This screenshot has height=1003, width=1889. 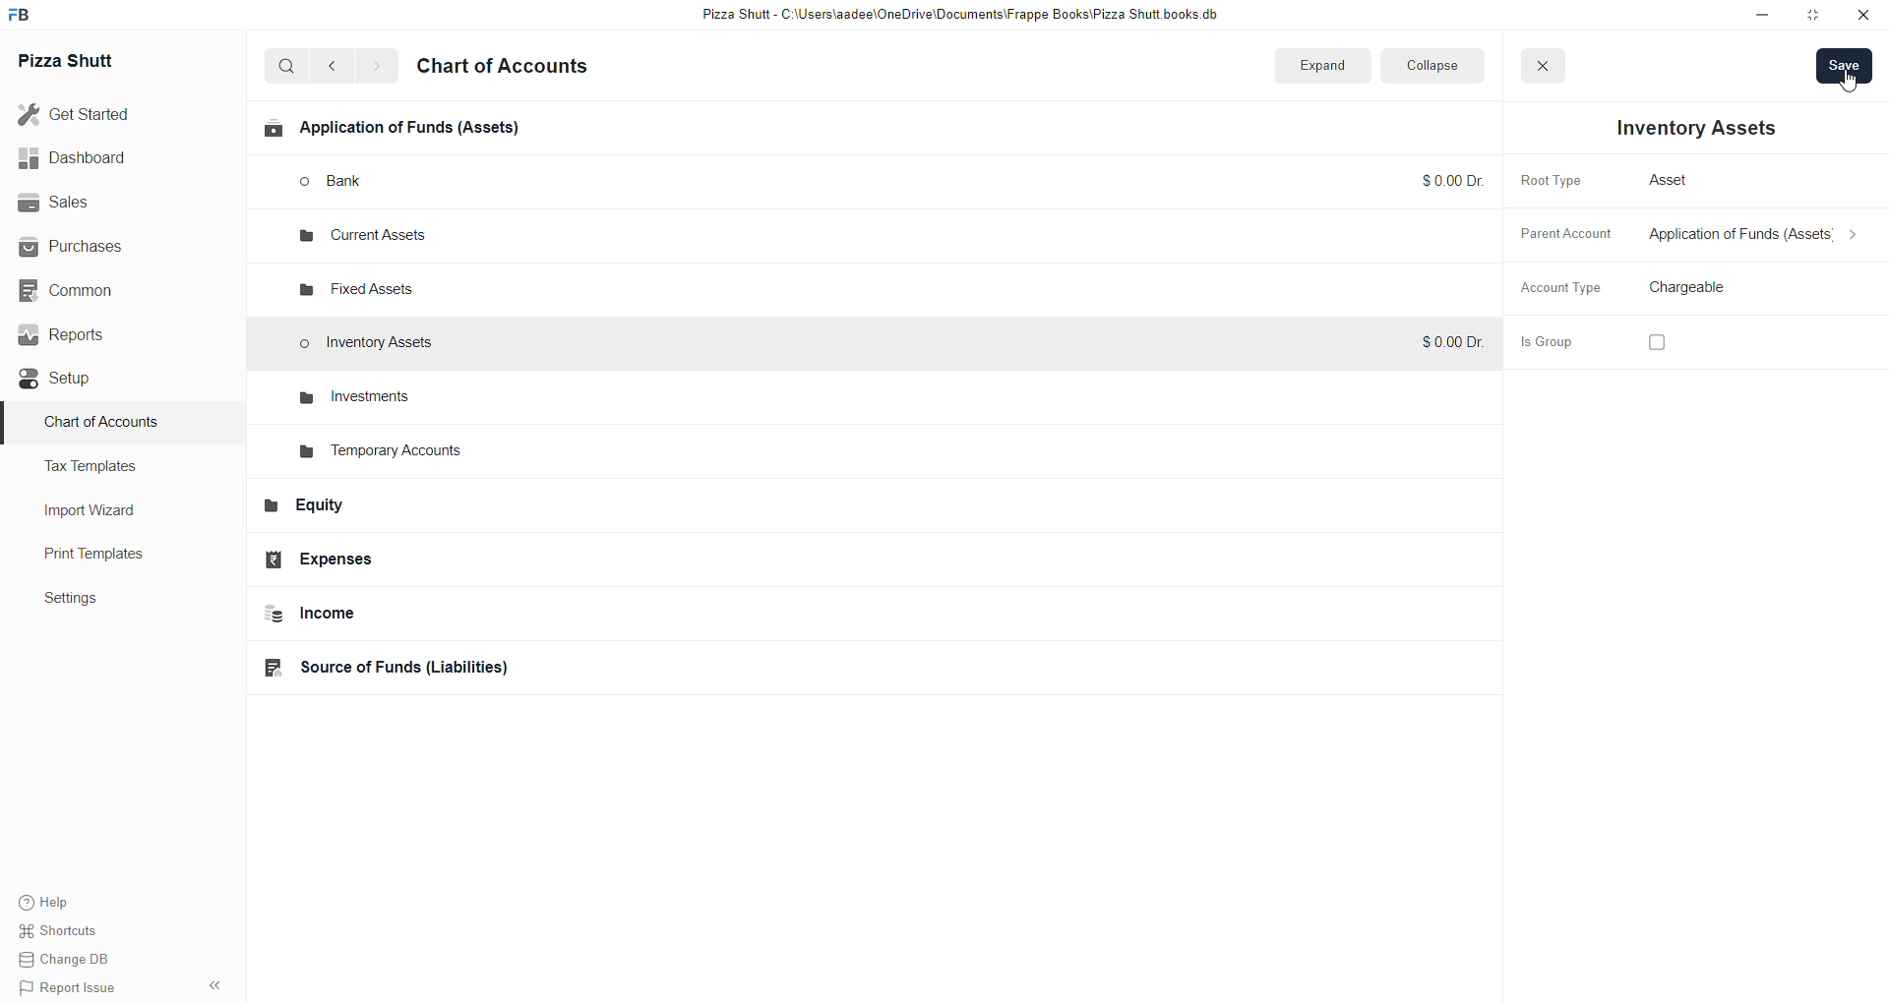 What do you see at coordinates (85, 204) in the screenshot?
I see `Sales ` at bounding box center [85, 204].